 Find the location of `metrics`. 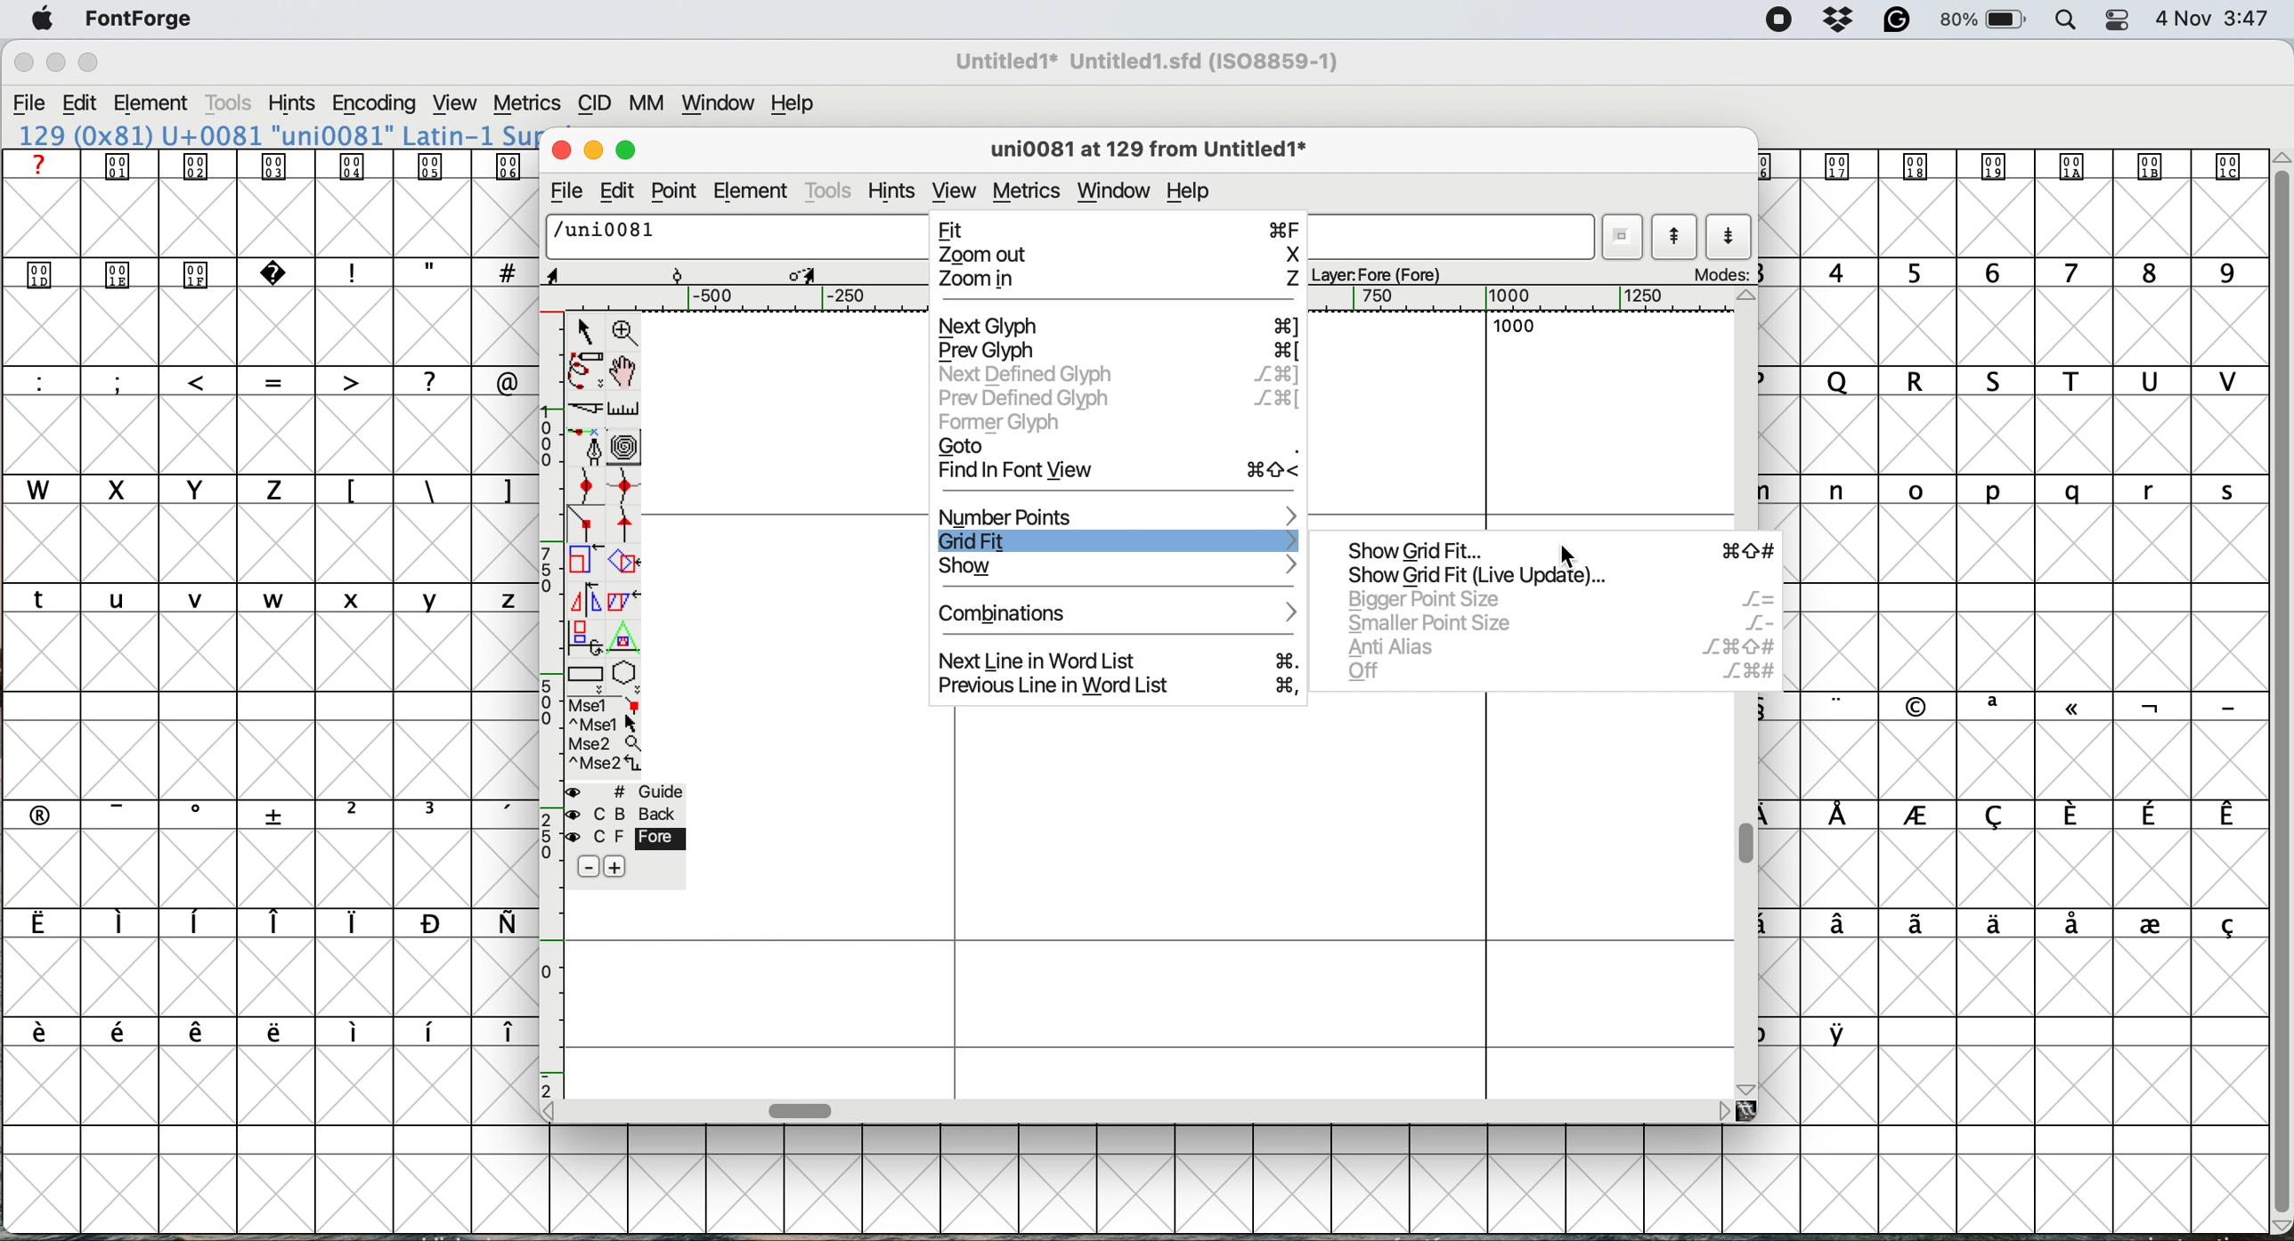

metrics is located at coordinates (1028, 191).